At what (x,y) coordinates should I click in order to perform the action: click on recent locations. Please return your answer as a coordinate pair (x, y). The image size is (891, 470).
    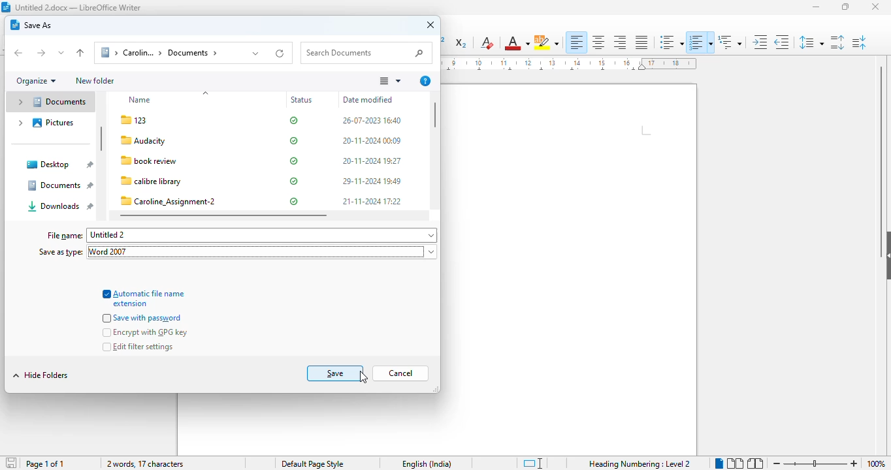
    Looking at the image, I should click on (61, 53).